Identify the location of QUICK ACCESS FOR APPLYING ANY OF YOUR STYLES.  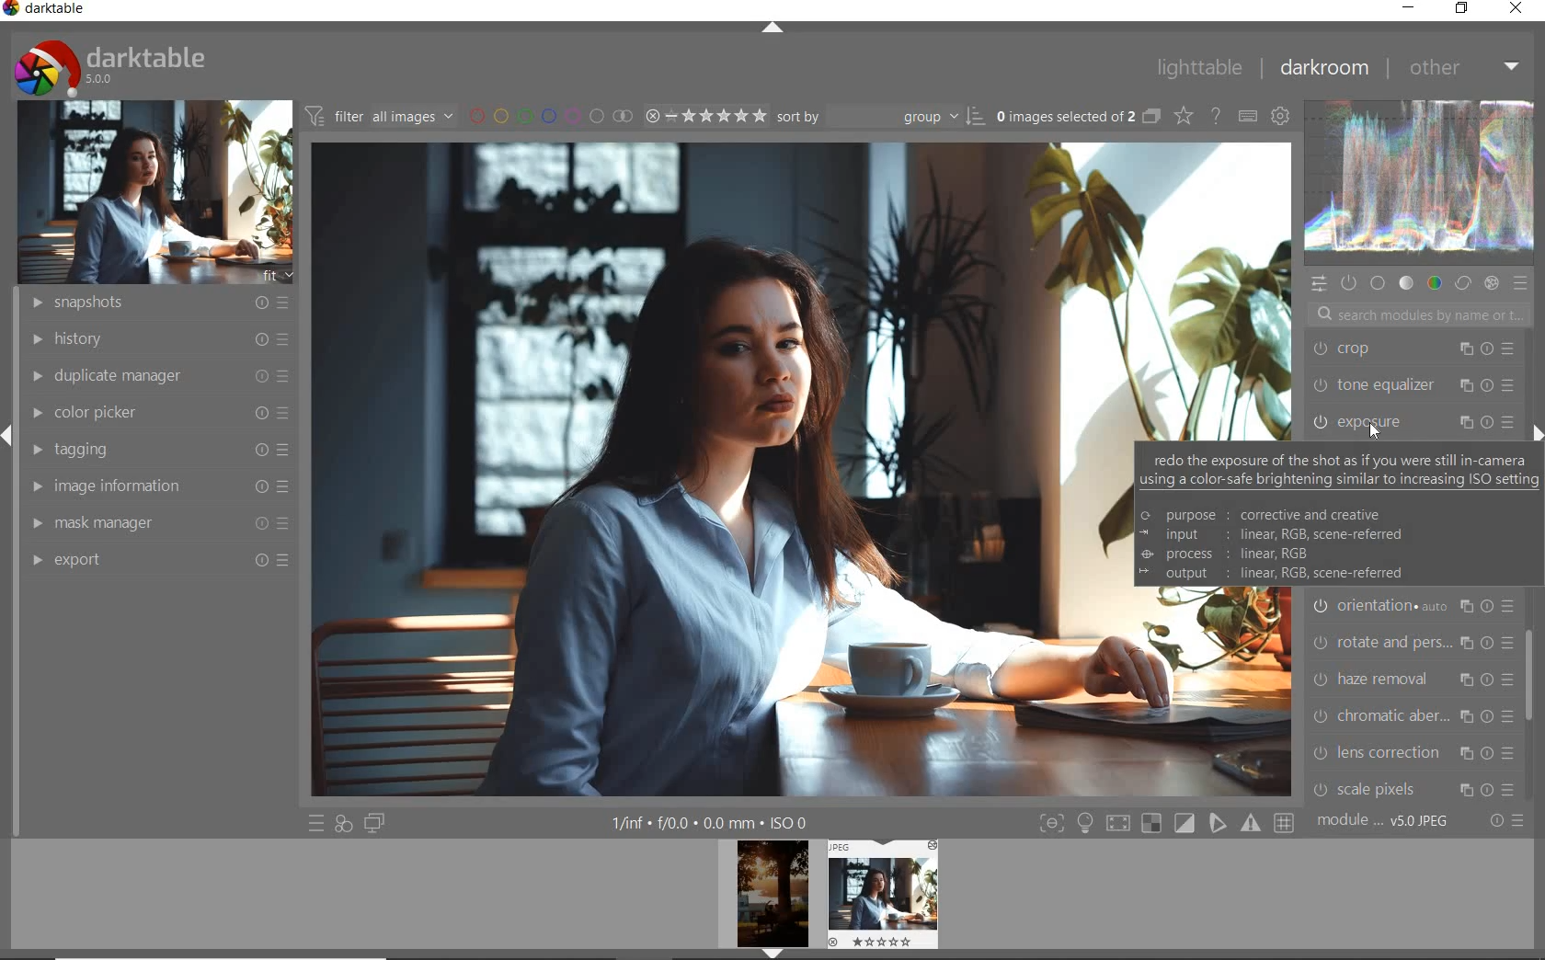
(344, 824).